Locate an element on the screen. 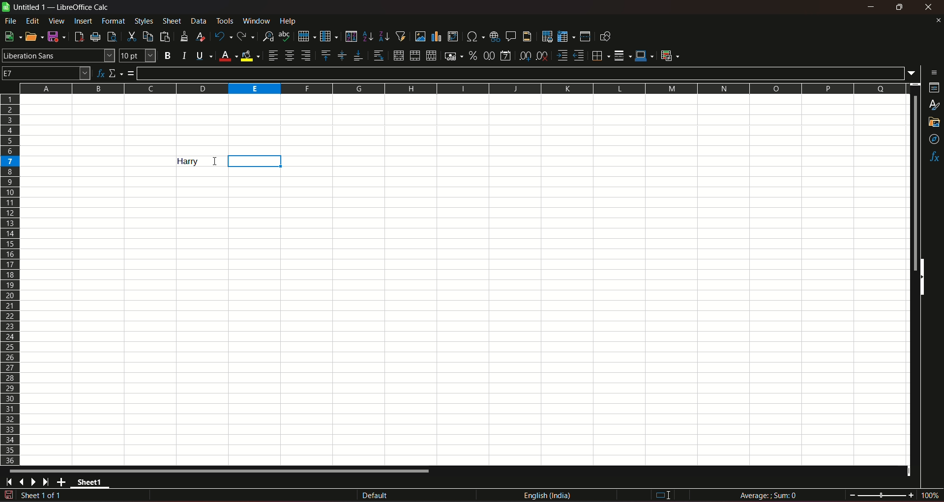 The height and width of the screenshot is (502, 944). add new sheet is located at coordinates (62, 482).